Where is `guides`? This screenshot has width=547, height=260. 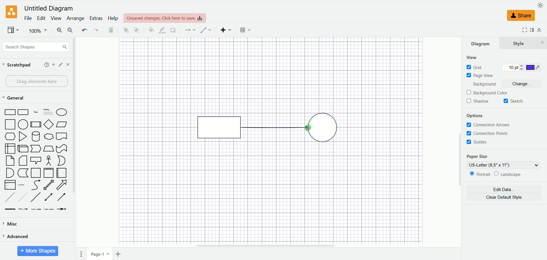
guides is located at coordinates (477, 142).